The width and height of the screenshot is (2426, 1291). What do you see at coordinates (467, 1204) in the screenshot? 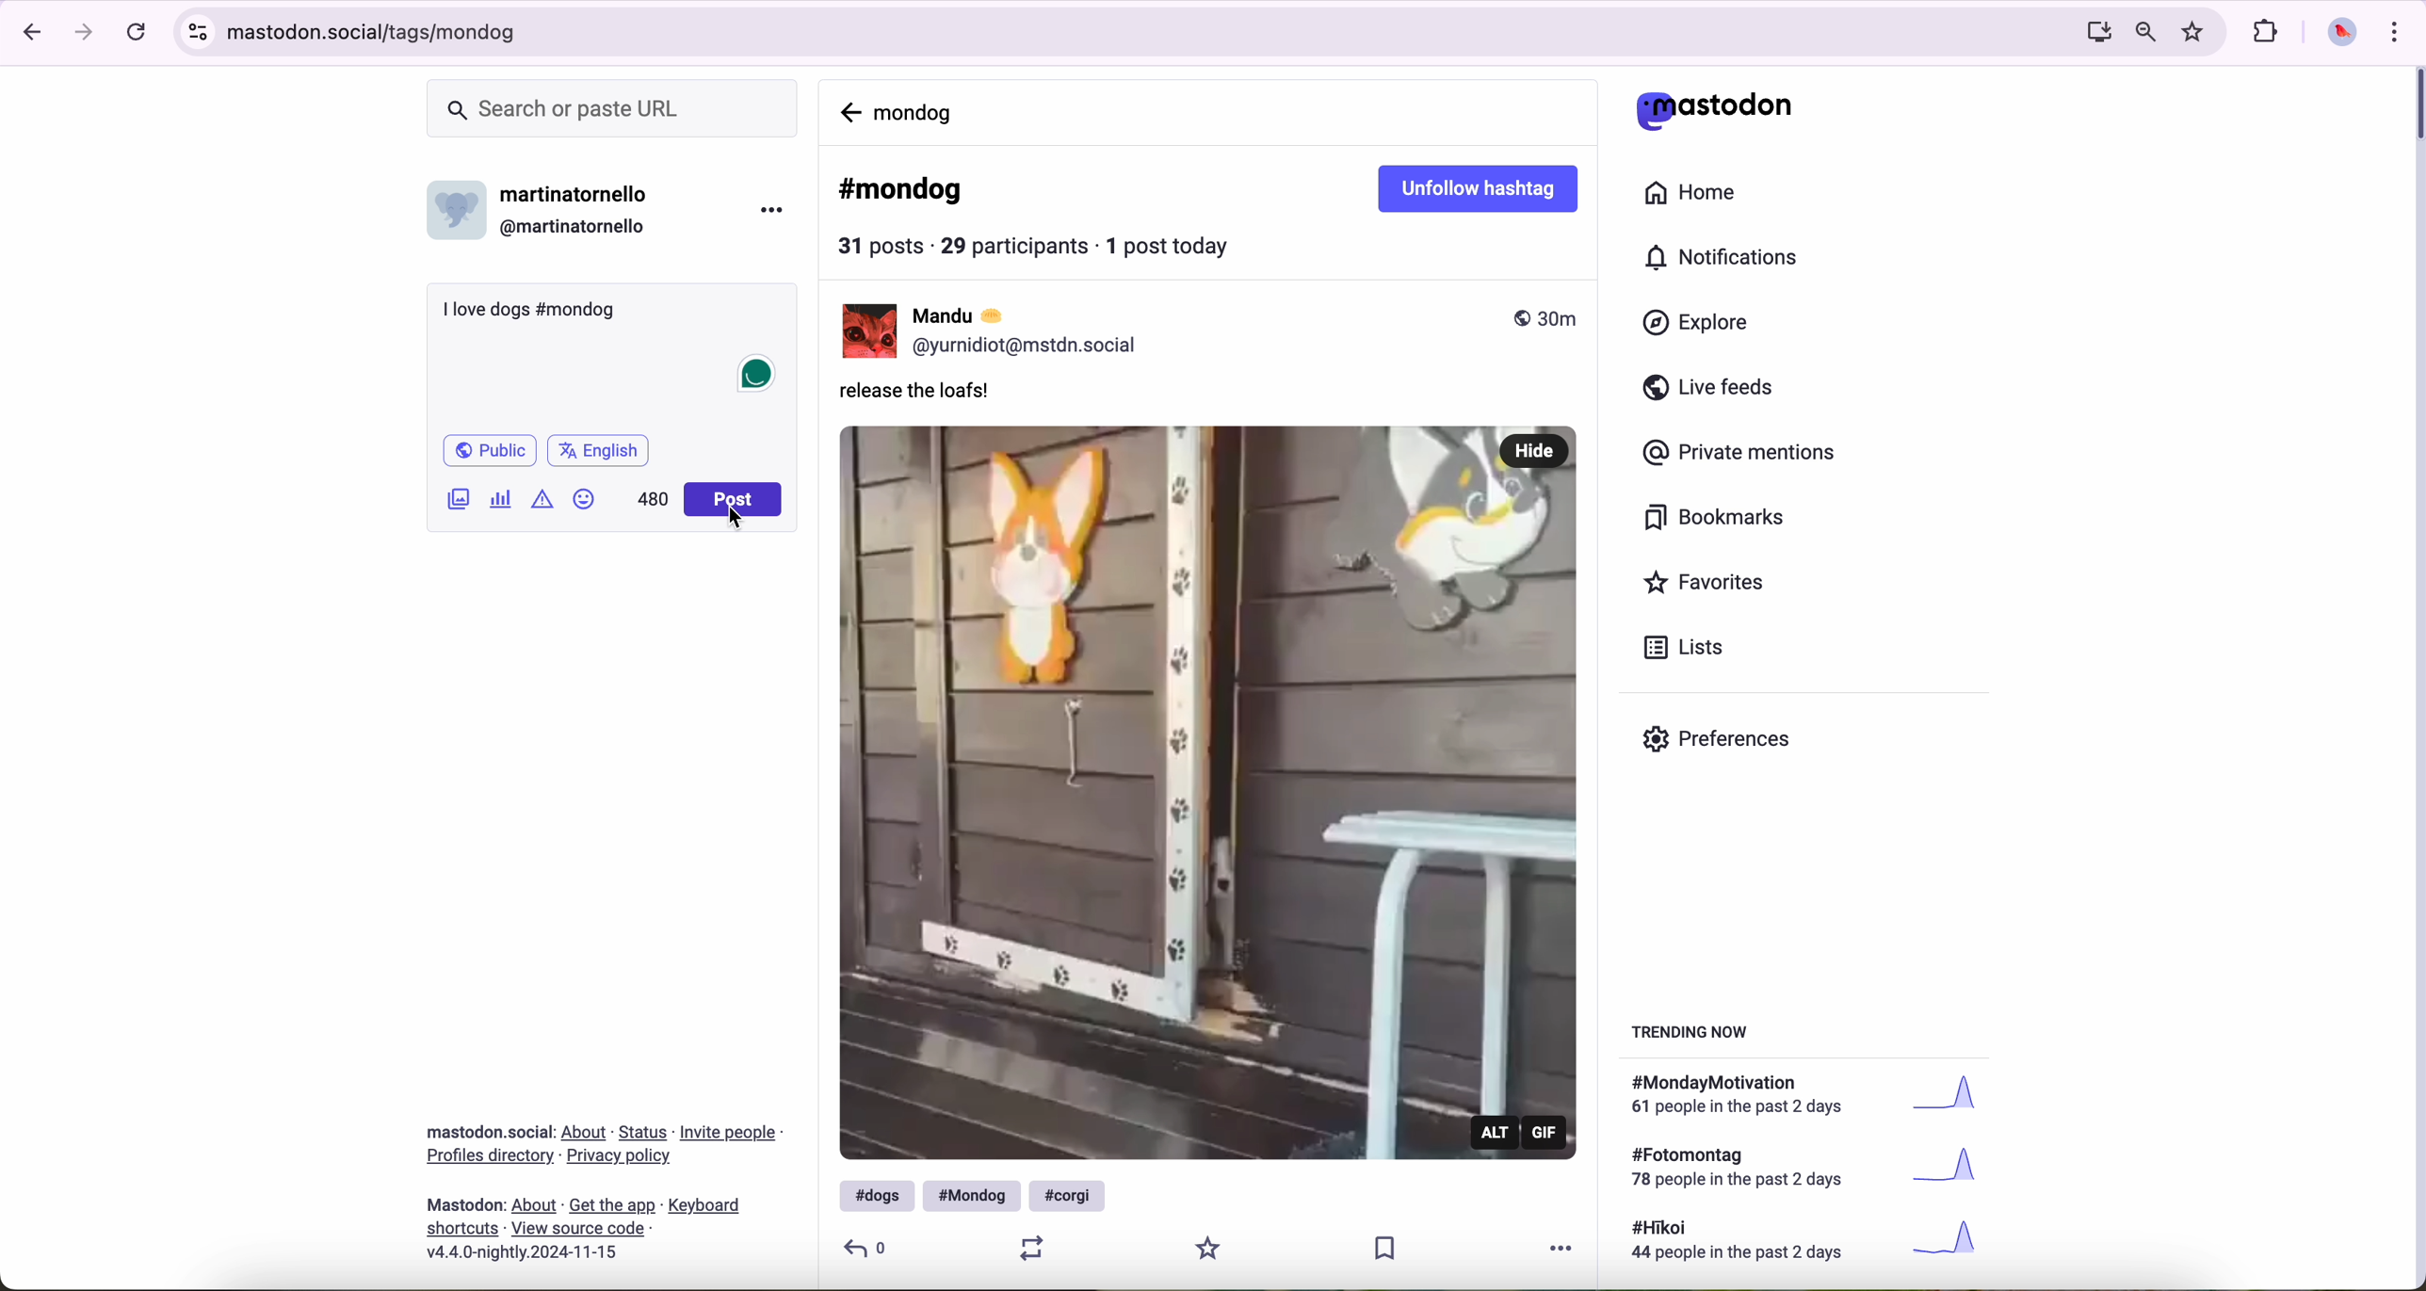
I see `mastodon` at bounding box center [467, 1204].